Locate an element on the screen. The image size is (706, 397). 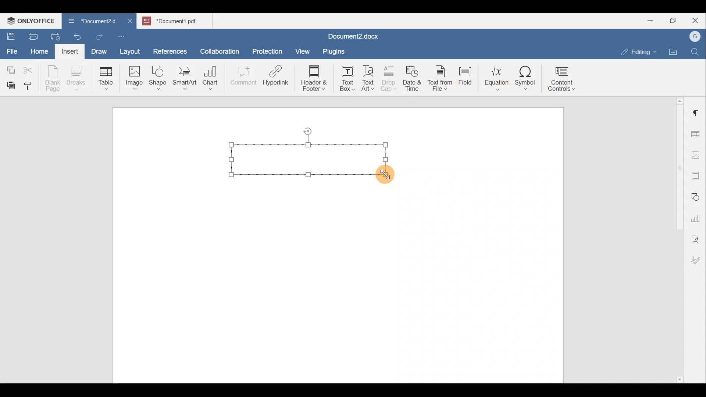
Home is located at coordinates (40, 51).